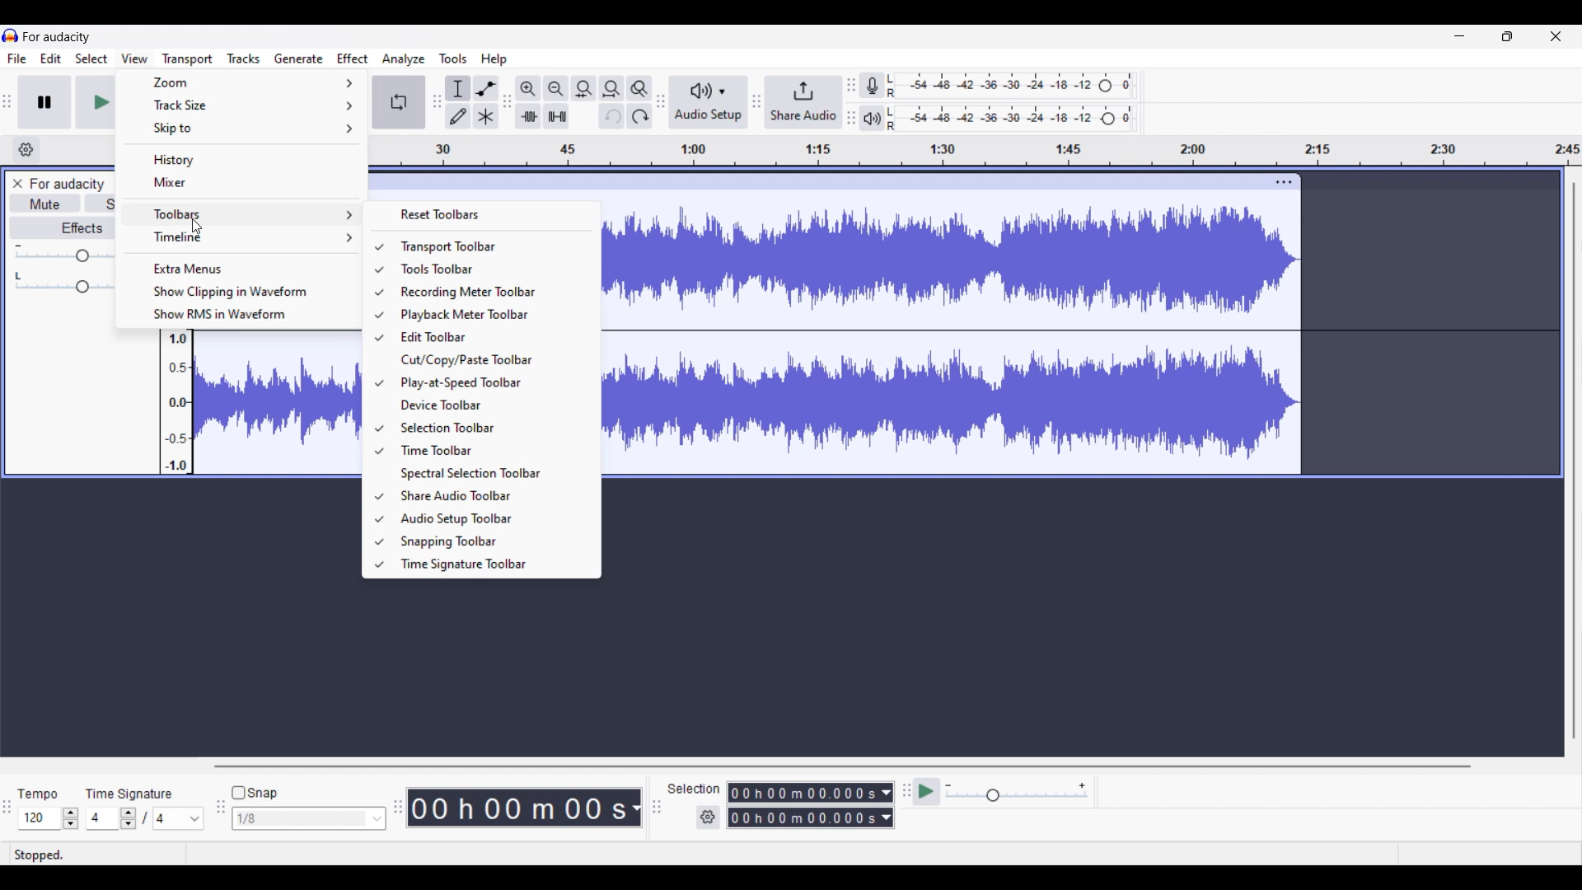  I want to click on Vertical slide bar, so click(1574, 461).